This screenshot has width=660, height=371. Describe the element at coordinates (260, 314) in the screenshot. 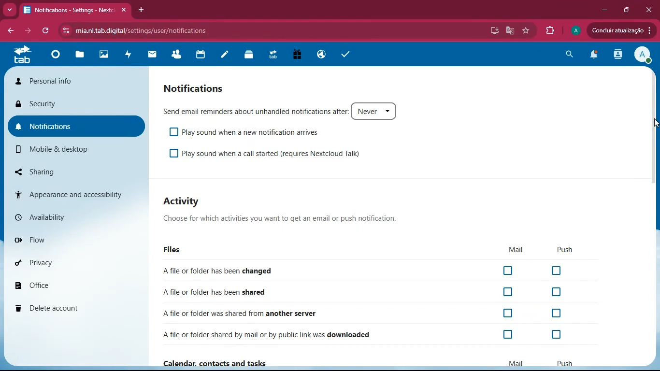

I see `file shared from another server` at that location.